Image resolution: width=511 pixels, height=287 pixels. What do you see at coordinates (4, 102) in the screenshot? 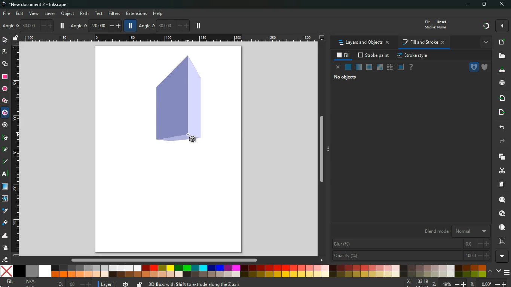
I see `star` at bounding box center [4, 102].